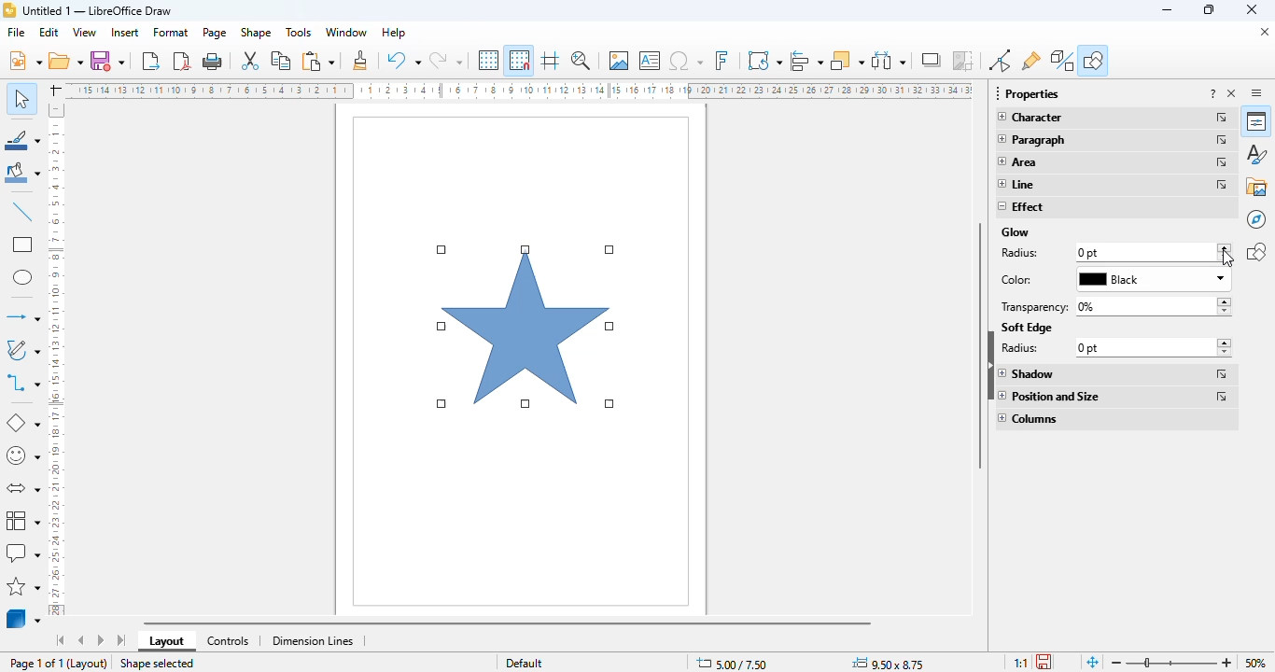  I want to click on close document, so click(1262, 31).